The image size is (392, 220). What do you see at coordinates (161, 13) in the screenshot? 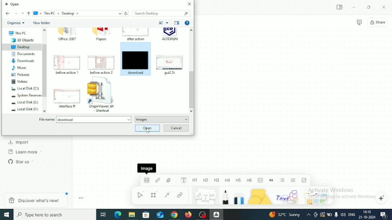
I see `Search Desktop` at bounding box center [161, 13].